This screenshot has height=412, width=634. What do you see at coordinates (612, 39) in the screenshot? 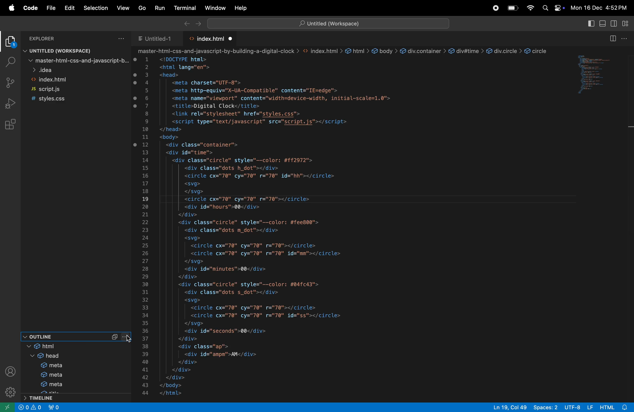
I see `split editor` at bounding box center [612, 39].